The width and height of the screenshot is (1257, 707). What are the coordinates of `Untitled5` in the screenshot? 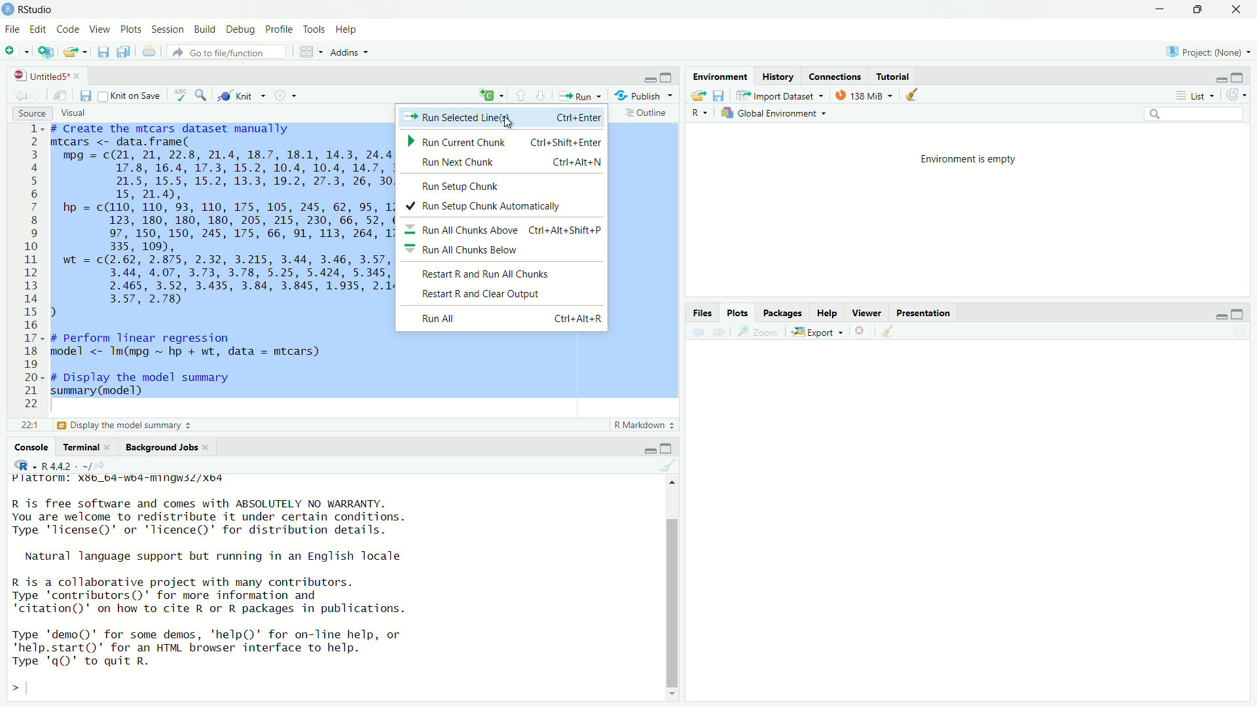 It's located at (42, 76).